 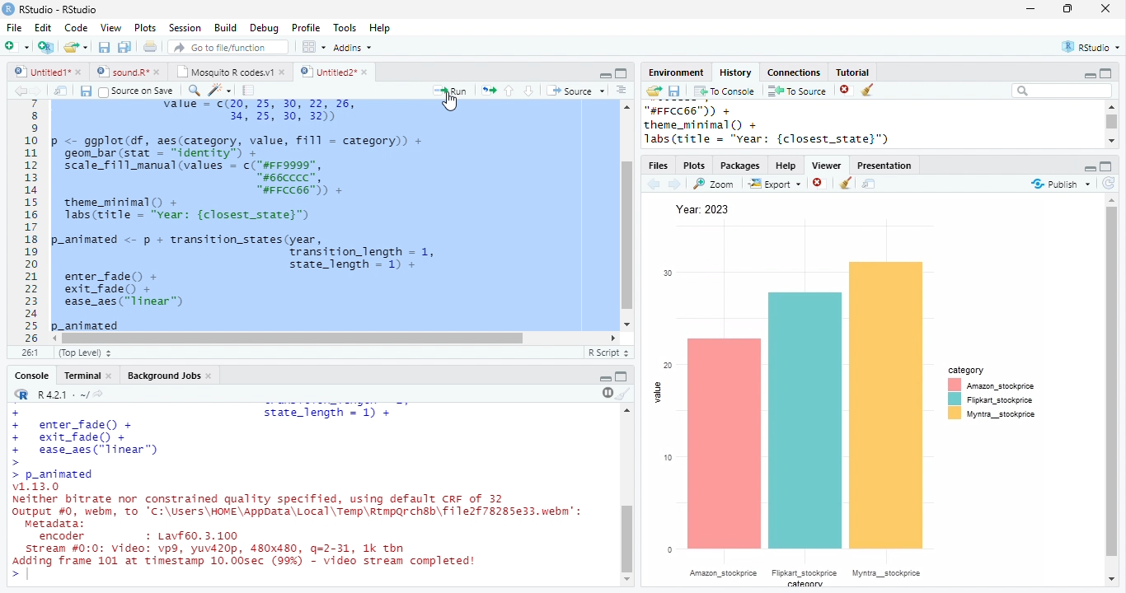 What do you see at coordinates (620, 90) in the screenshot?
I see `options` at bounding box center [620, 90].